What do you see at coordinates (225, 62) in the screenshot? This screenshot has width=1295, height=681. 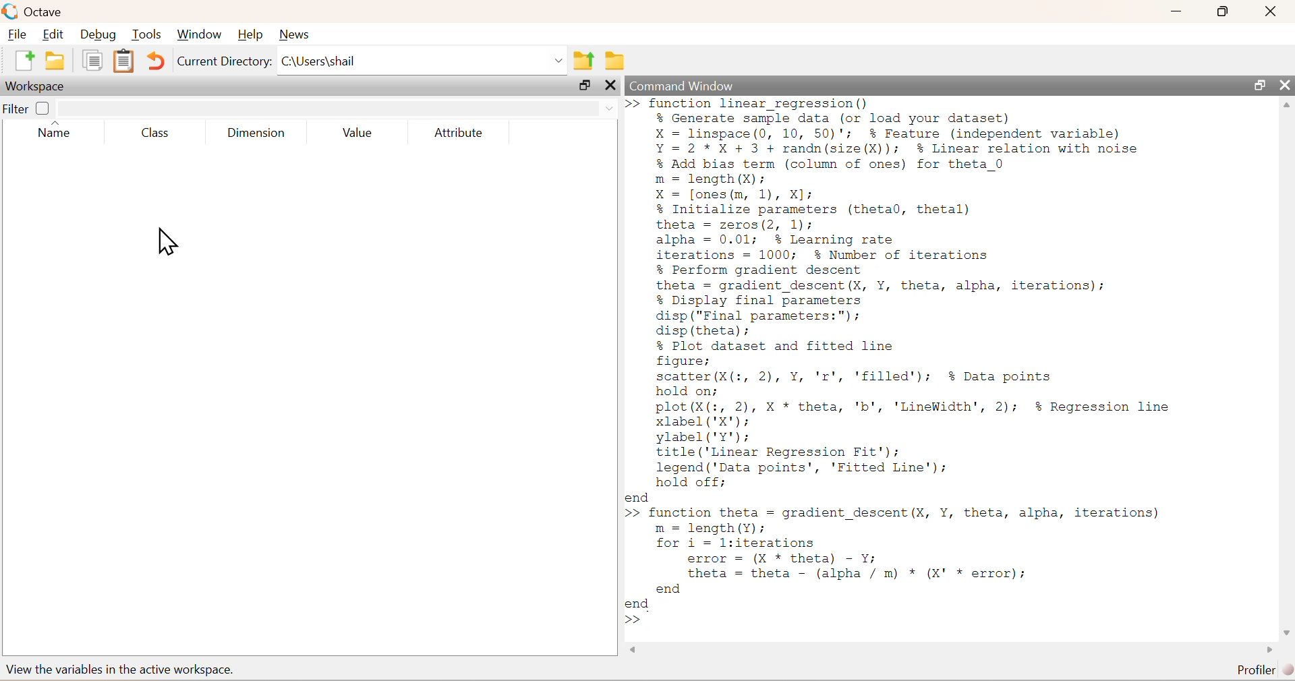 I see `Current Directory` at bounding box center [225, 62].